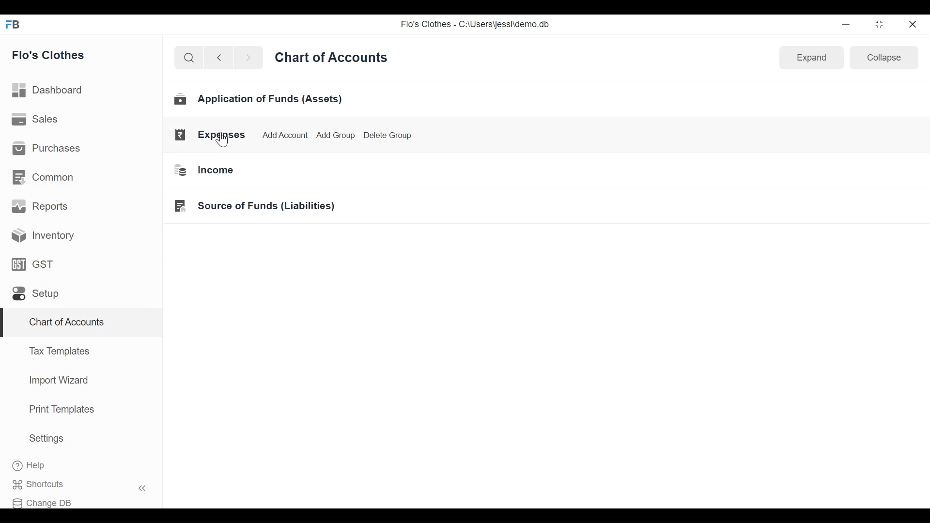  I want to click on Setup, so click(35, 296).